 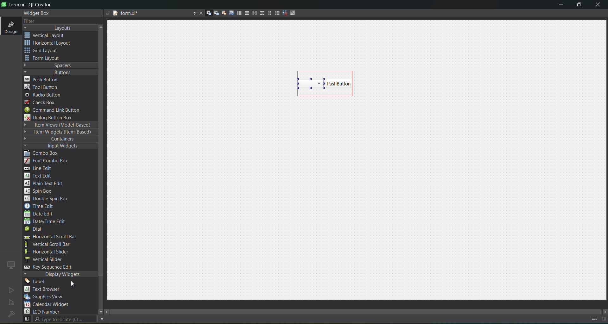 What do you see at coordinates (42, 87) in the screenshot?
I see `tool` at bounding box center [42, 87].